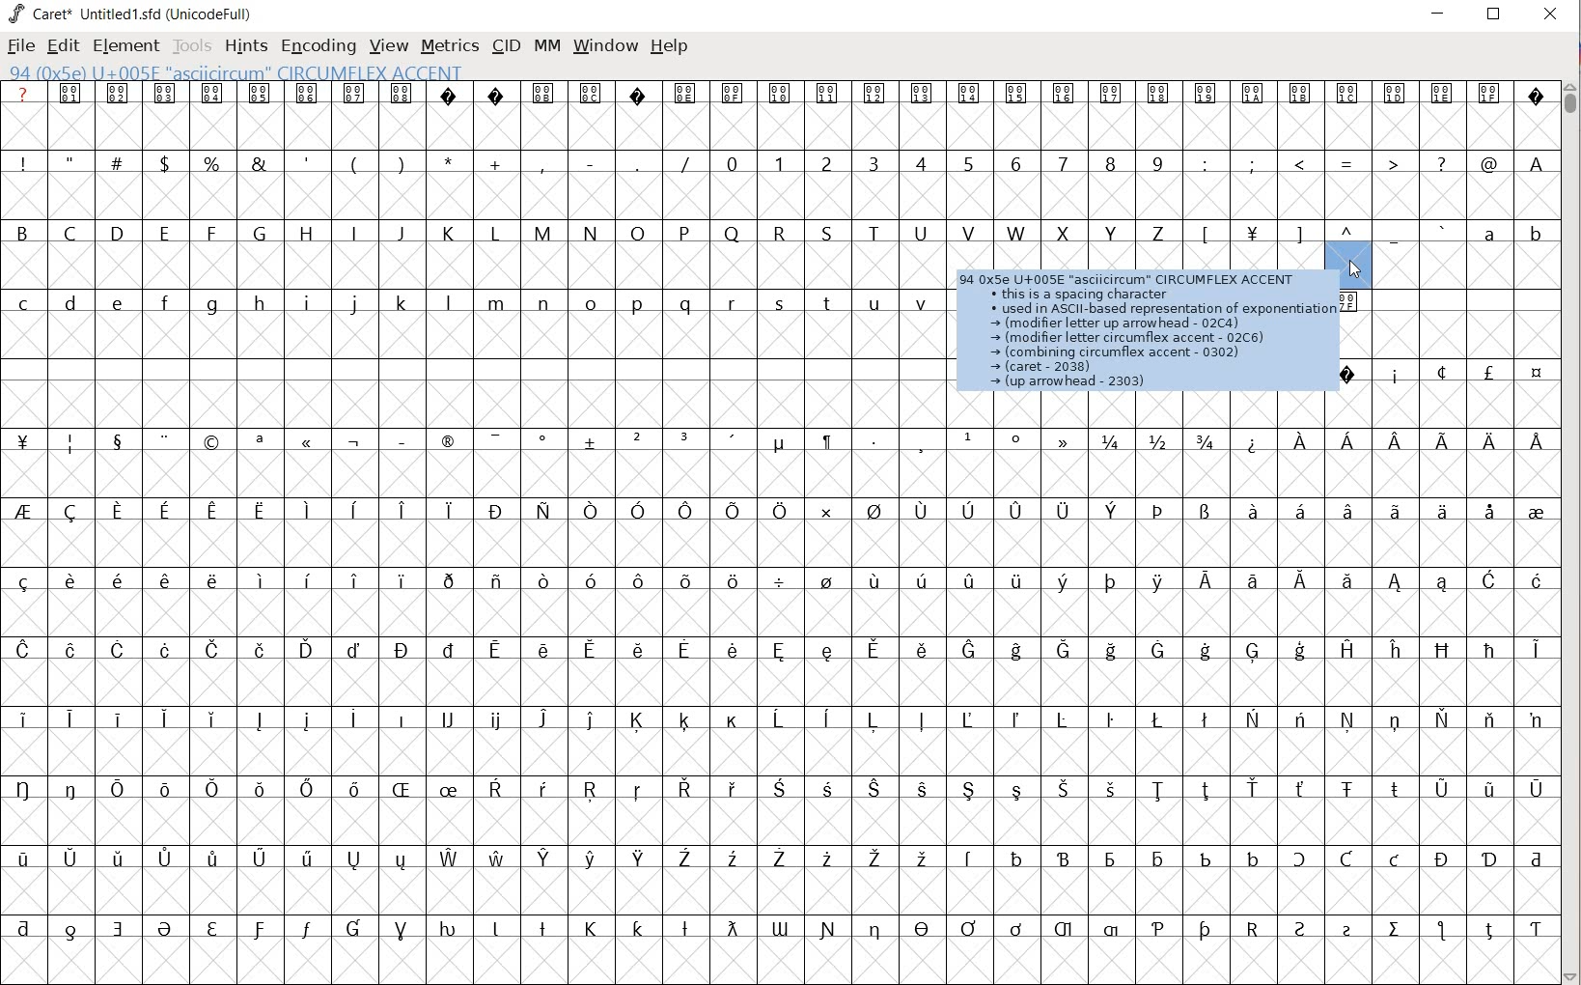  Describe the element at coordinates (1494, 18) in the screenshot. I see `RESTORE DOWN` at that location.